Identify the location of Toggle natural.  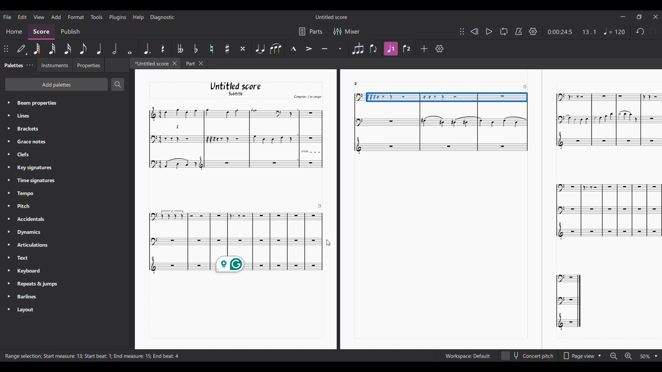
(211, 49).